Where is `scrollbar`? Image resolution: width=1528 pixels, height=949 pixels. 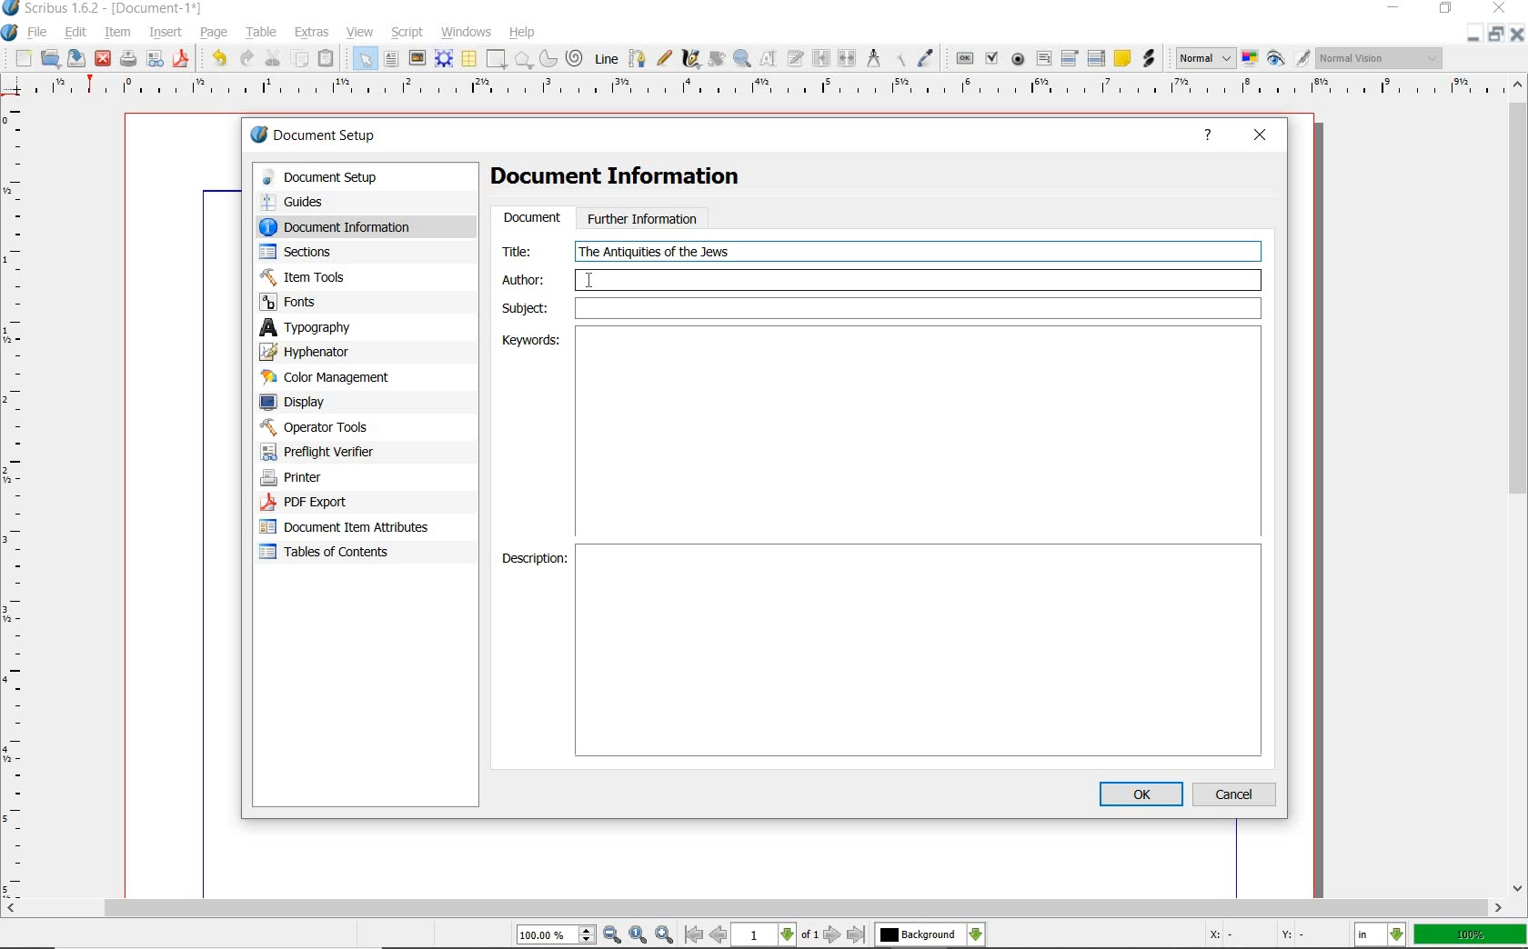 scrollbar is located at coordinates (1519, 487).